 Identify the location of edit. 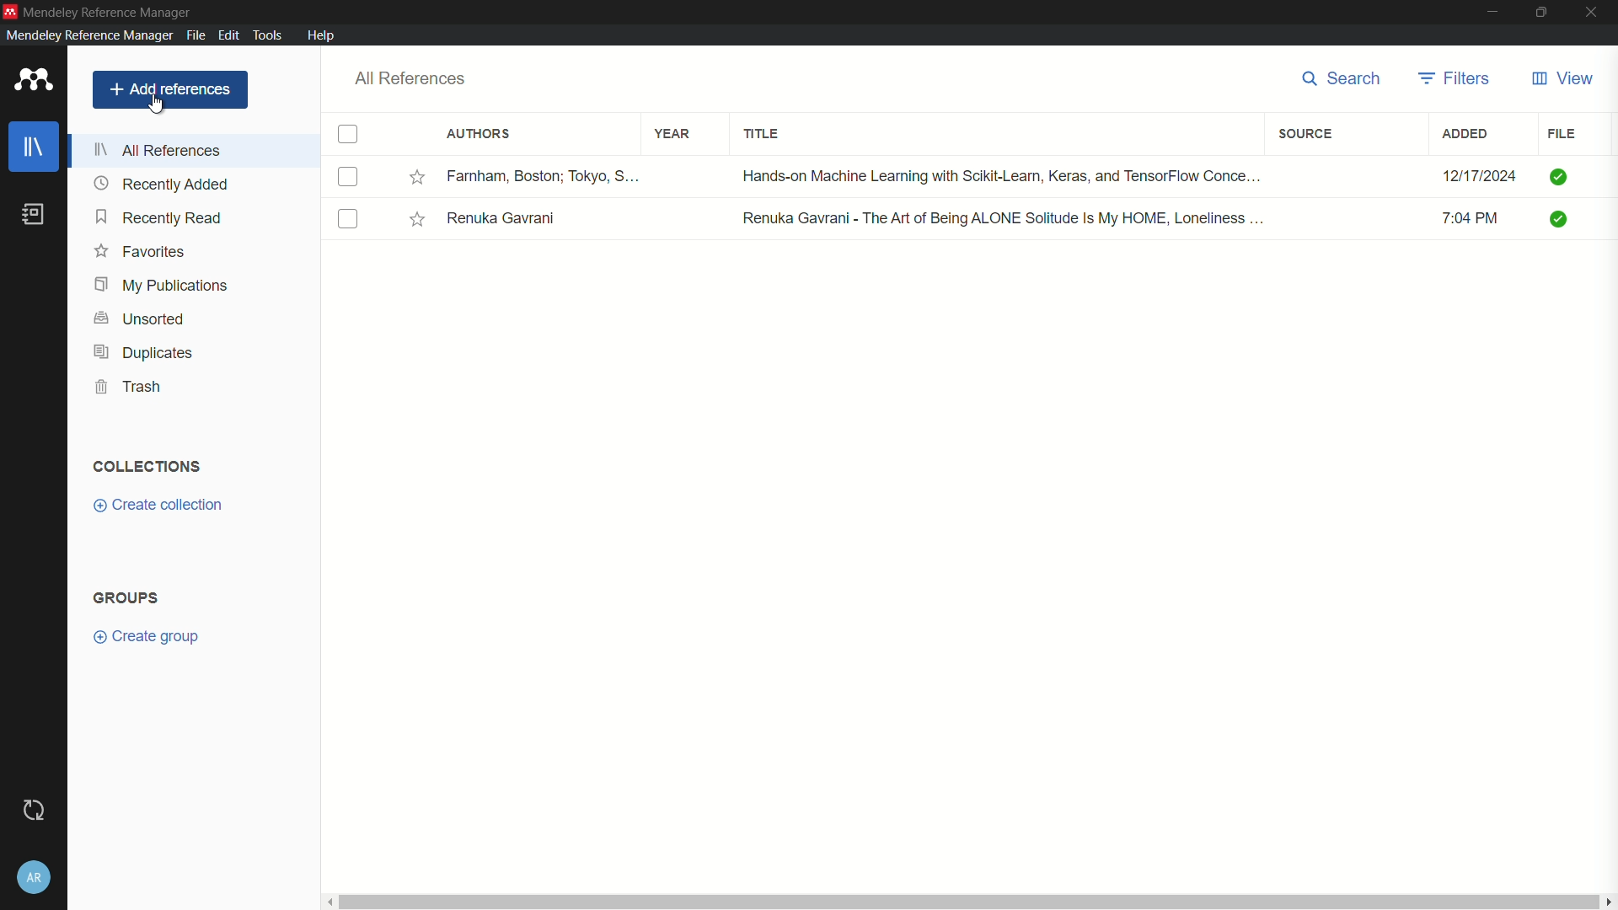
(229, 34).